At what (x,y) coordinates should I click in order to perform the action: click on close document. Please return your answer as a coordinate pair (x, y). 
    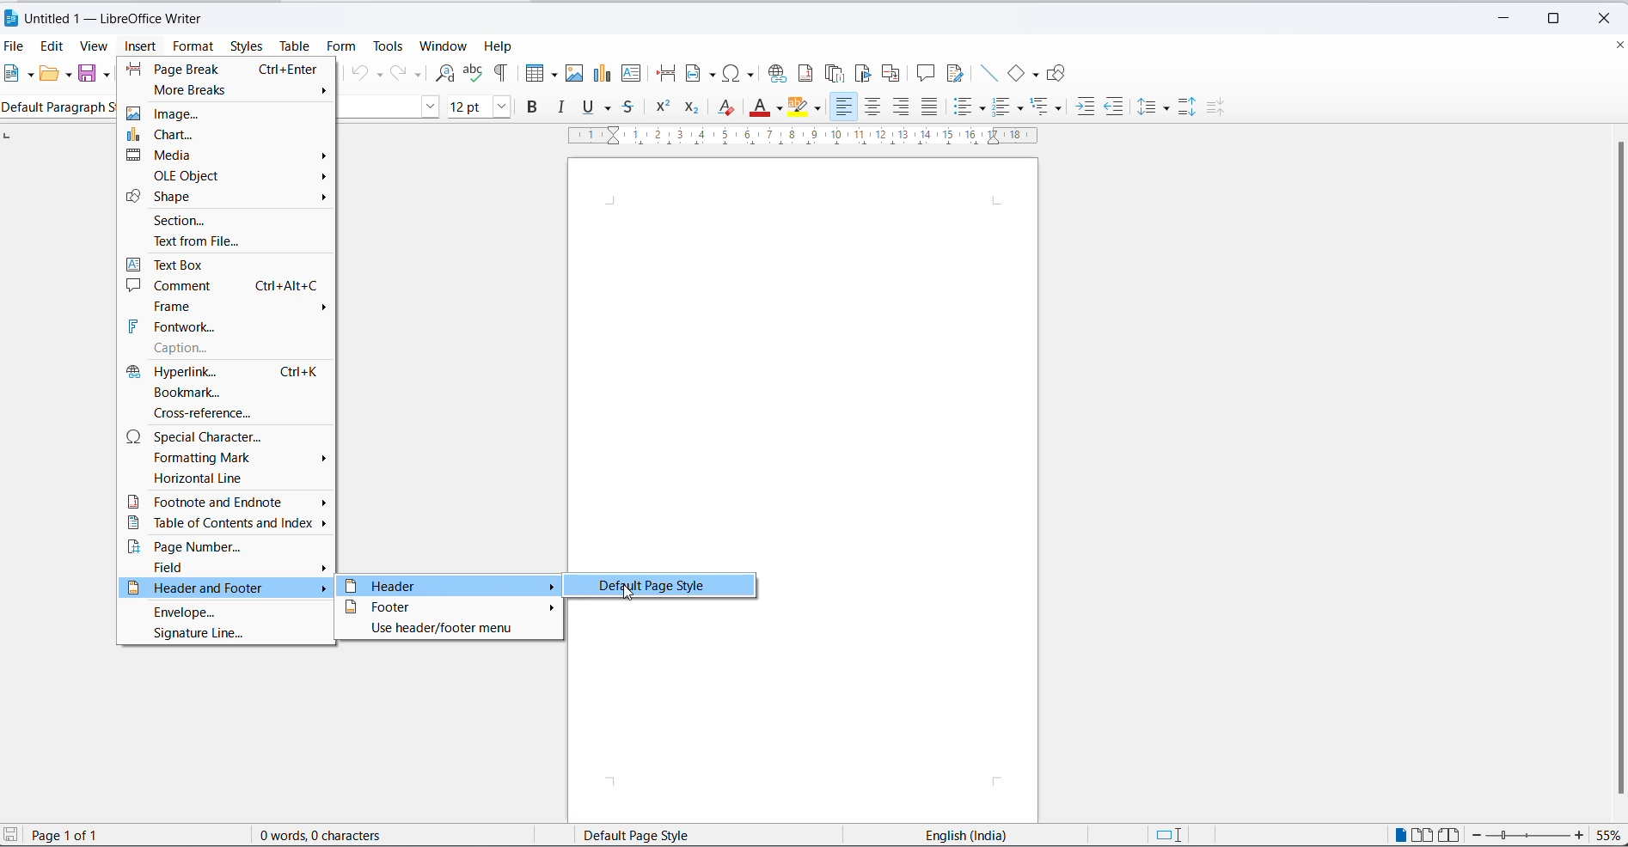
    Looking at the image, I should click on (1618, 44).